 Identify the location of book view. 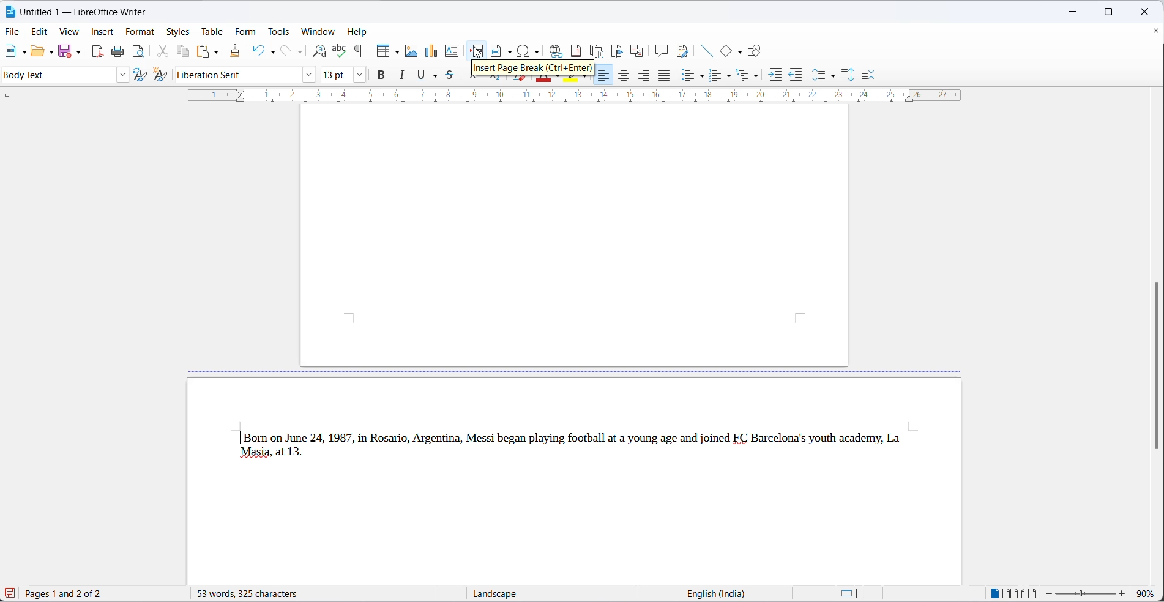
(1029, 594).